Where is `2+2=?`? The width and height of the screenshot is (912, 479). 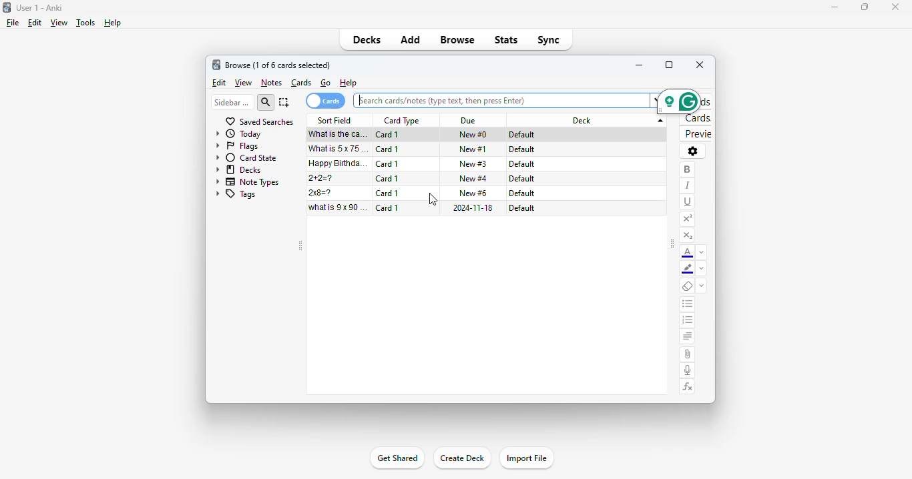 2+2=? is located at coordinates (322, 178).